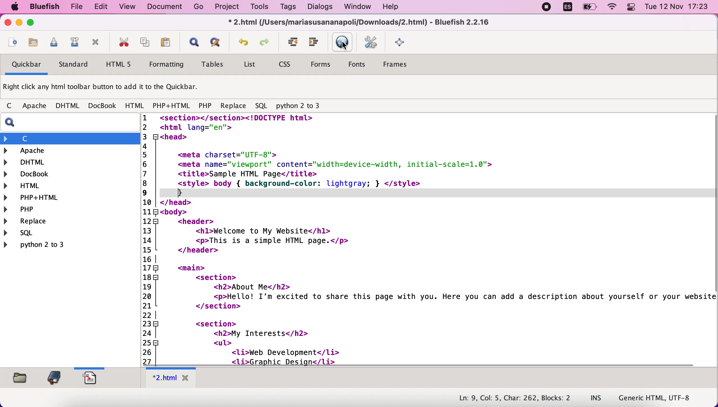 The image size is (718, 407). I want to click on battery, so click(588, 9).